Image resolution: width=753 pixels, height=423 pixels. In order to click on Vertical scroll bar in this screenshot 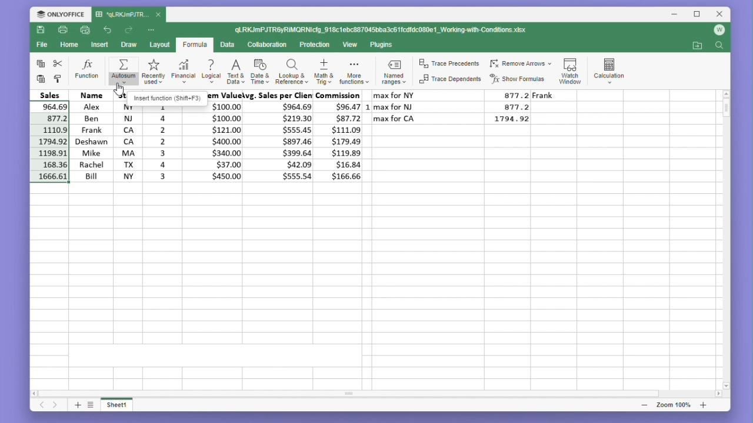, I will do `click(726, 237)`.